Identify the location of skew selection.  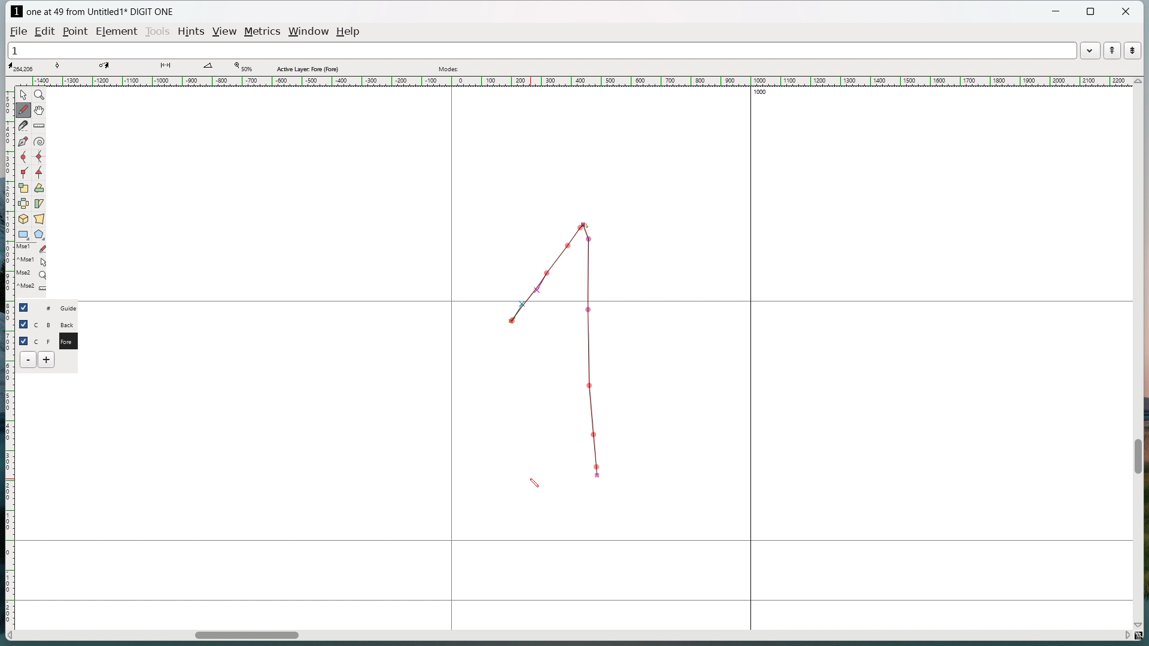
(39, 203).